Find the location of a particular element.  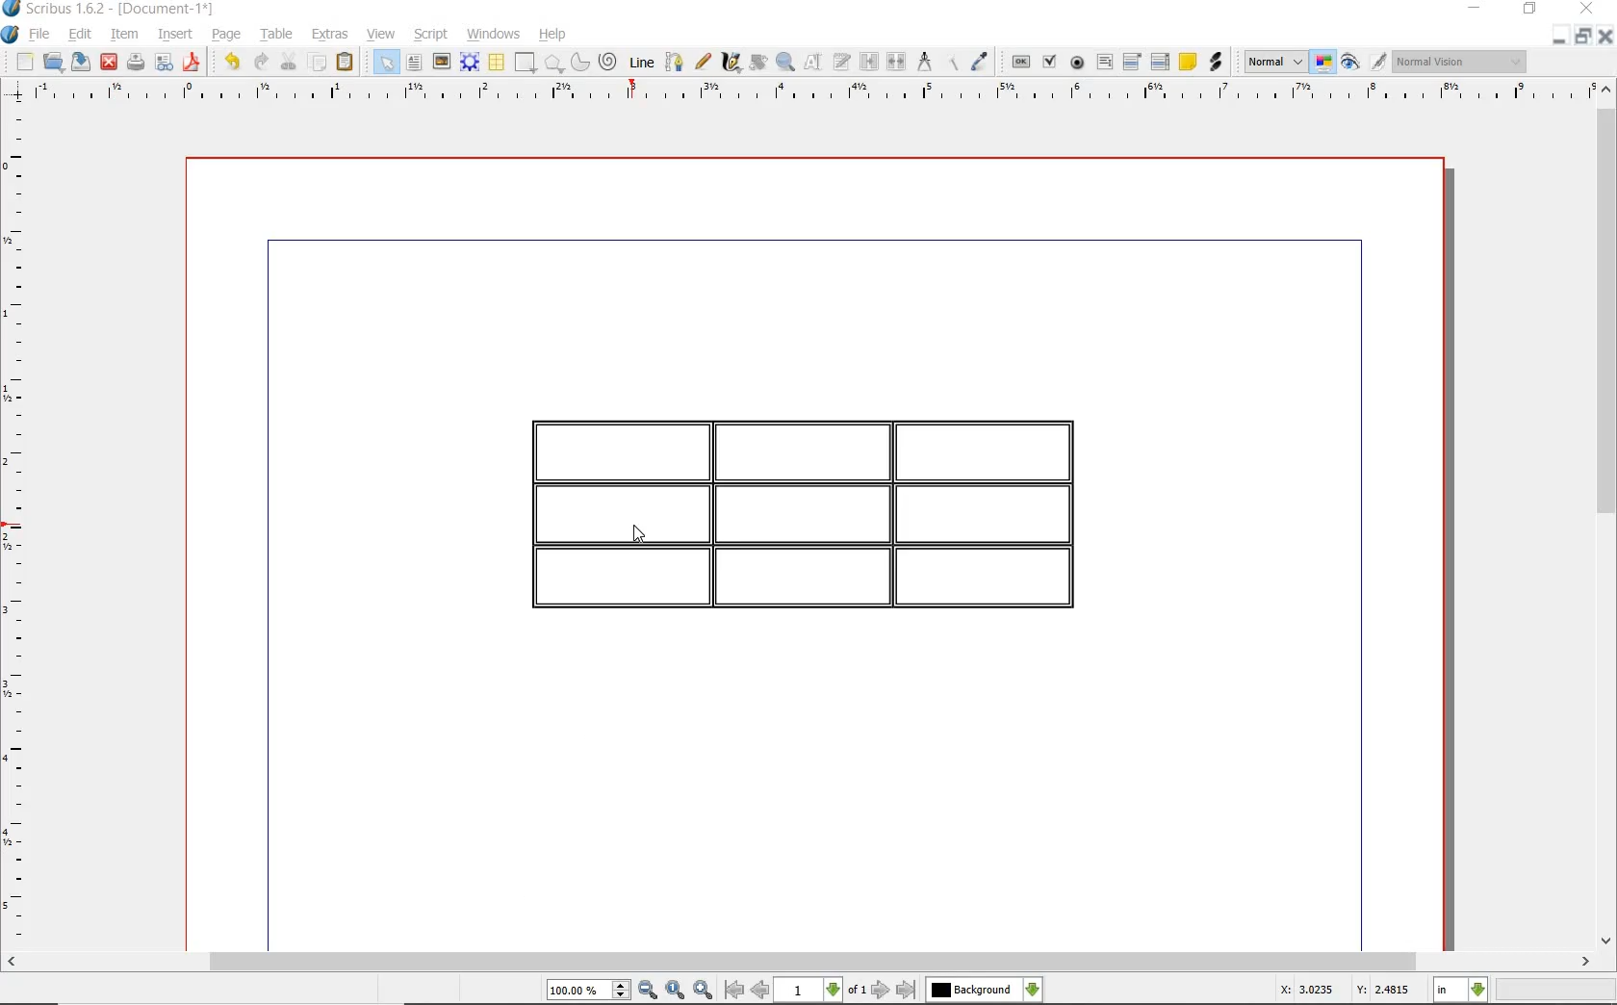

CLOSE is located at coordinates (1607, 35).